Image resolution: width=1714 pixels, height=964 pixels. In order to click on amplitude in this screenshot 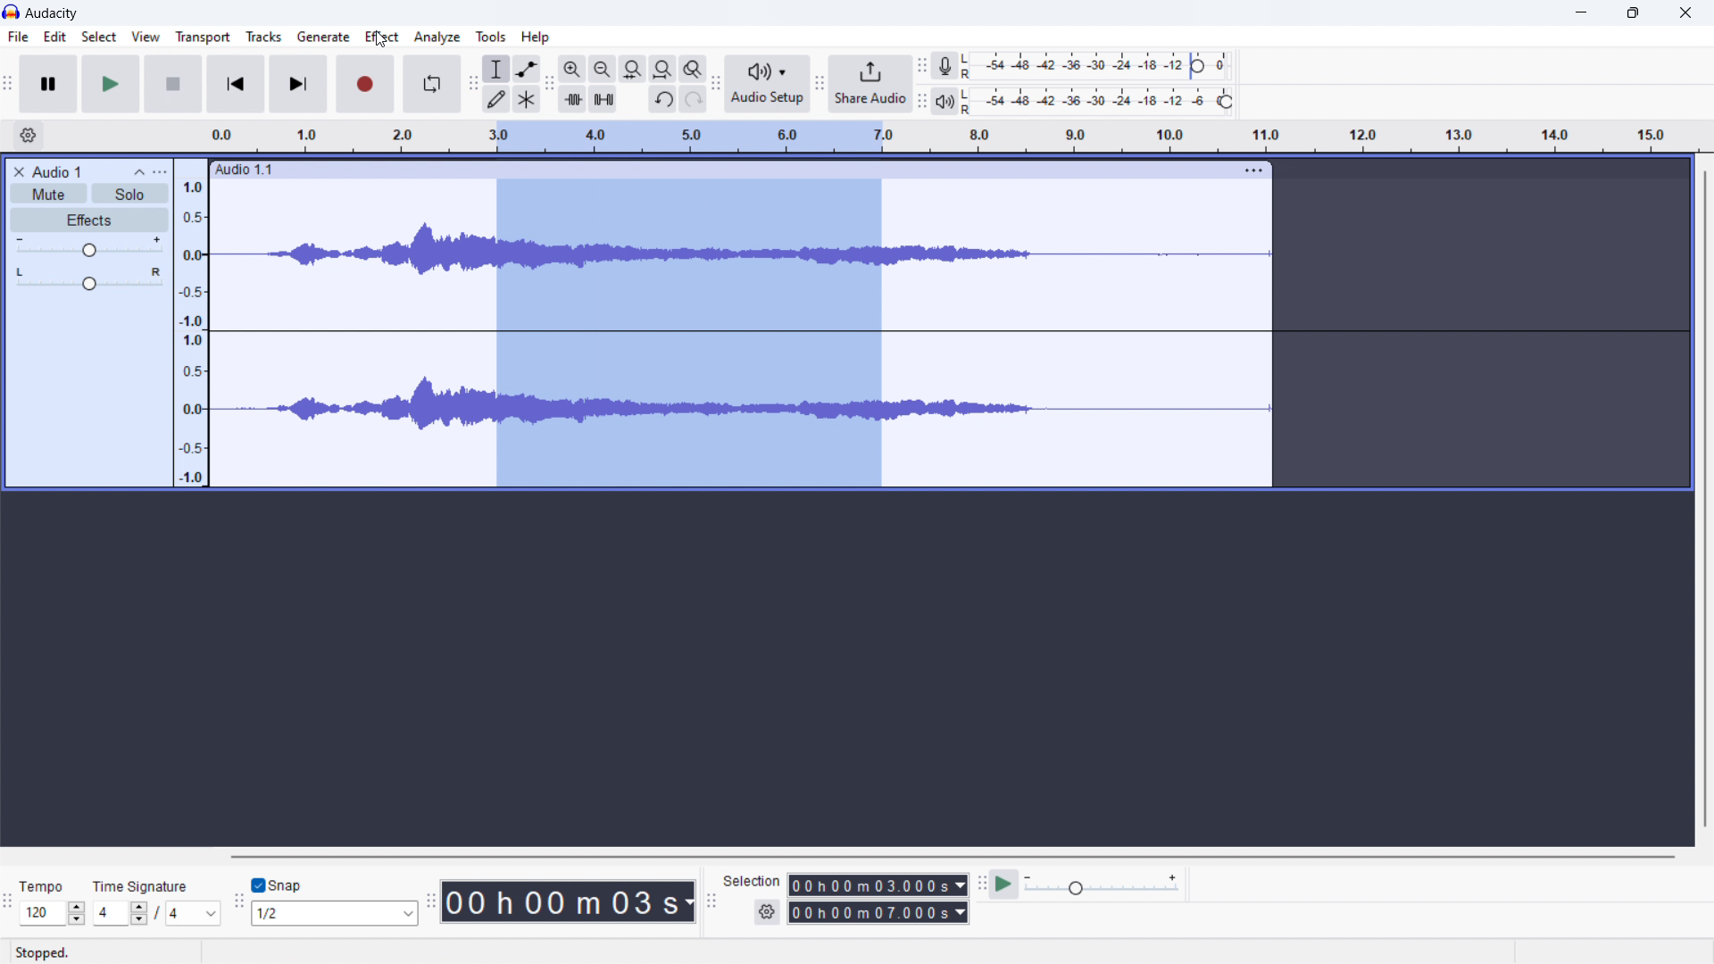, I will do `click(193, 333)`.